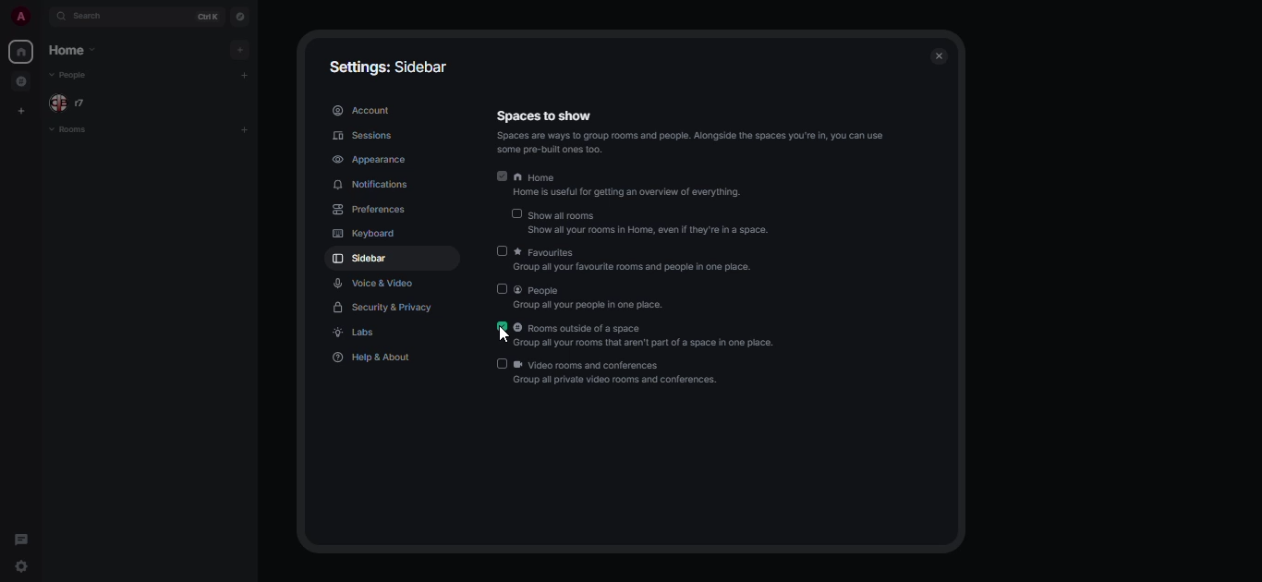 Image resolution: width=1262 pixels, height=582 pixels. Describe the element at coordinates (649, 336) in the screenshot. I see `rooms outside of a space` at that location.